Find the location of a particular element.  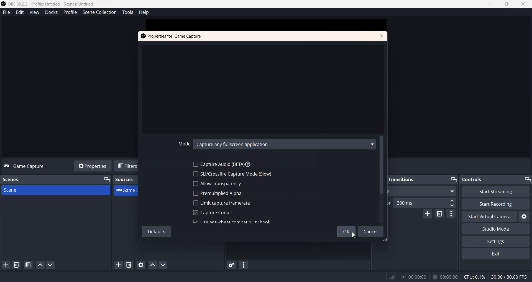

Capture any Fullscreen Application  is located at coordinates (285, 145).